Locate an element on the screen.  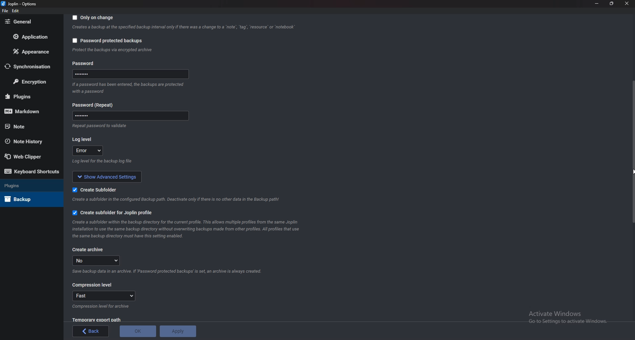
close is located at coordinates (626, 3).